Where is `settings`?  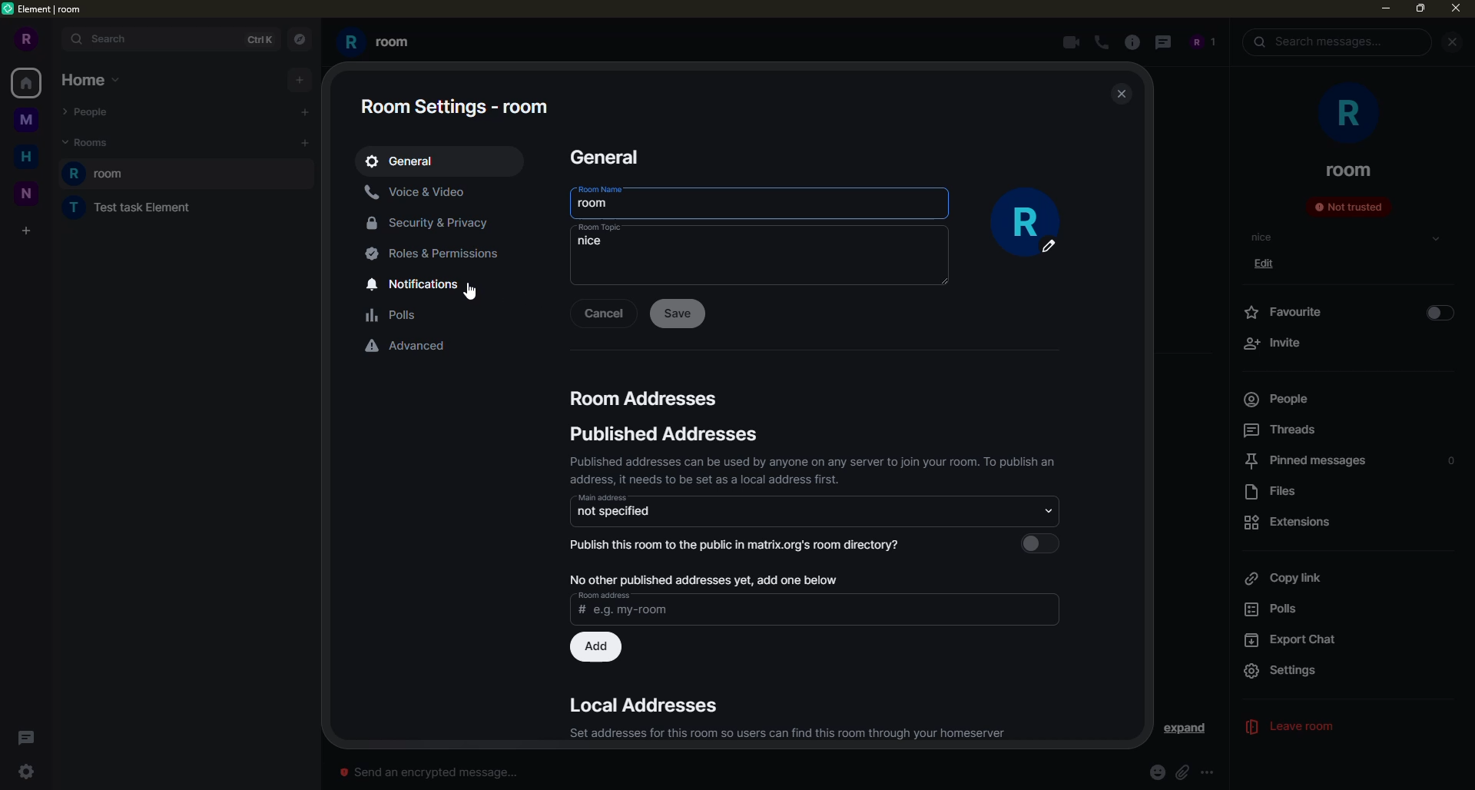
settings is located at coordinates (1298, 671).